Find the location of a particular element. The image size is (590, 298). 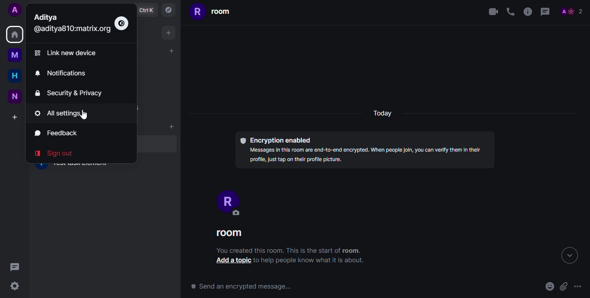

profile is located at coordinates (230, 202).